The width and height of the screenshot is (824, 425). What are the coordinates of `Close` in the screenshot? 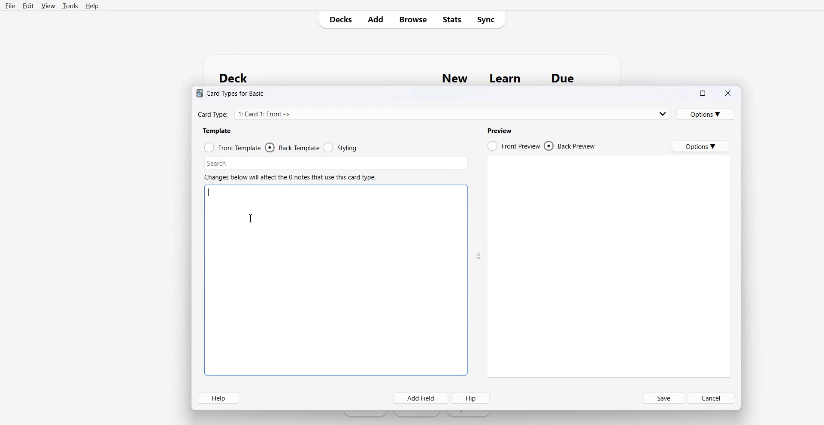 It's located at (727, 93).